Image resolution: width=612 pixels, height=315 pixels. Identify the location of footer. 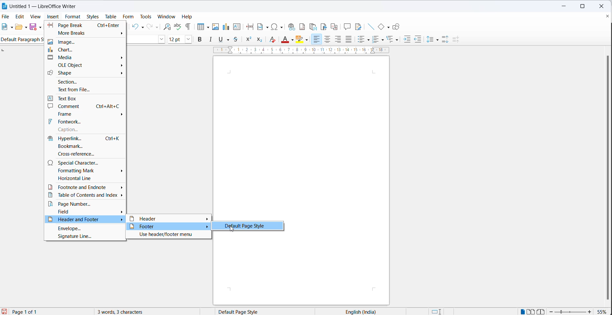
(169, 227).